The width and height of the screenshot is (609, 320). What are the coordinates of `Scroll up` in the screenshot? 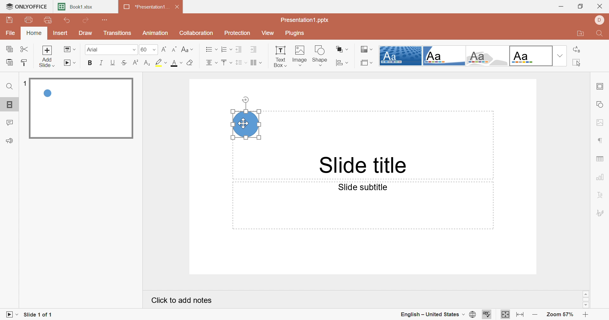 It's located at (586, 294).